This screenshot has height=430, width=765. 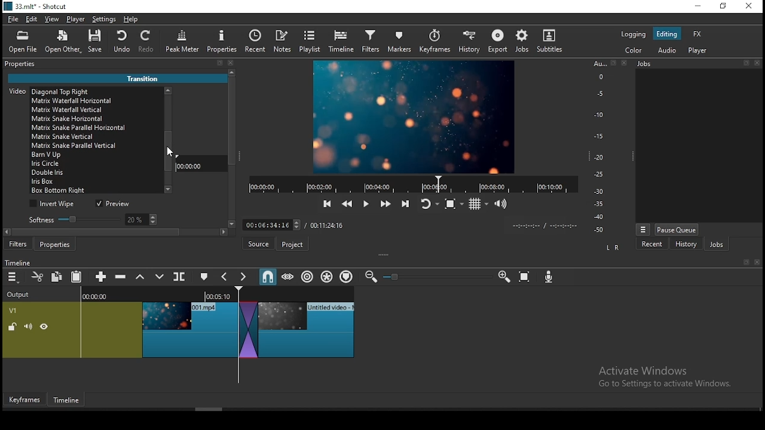 I want to click on edit, so click(x=32, y=20).